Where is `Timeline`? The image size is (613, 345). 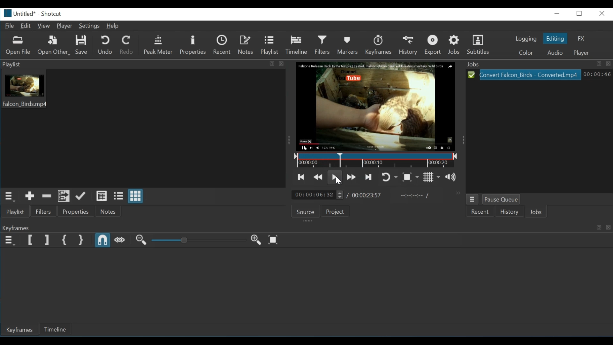 Timeline is located at coordinates (56, 329).